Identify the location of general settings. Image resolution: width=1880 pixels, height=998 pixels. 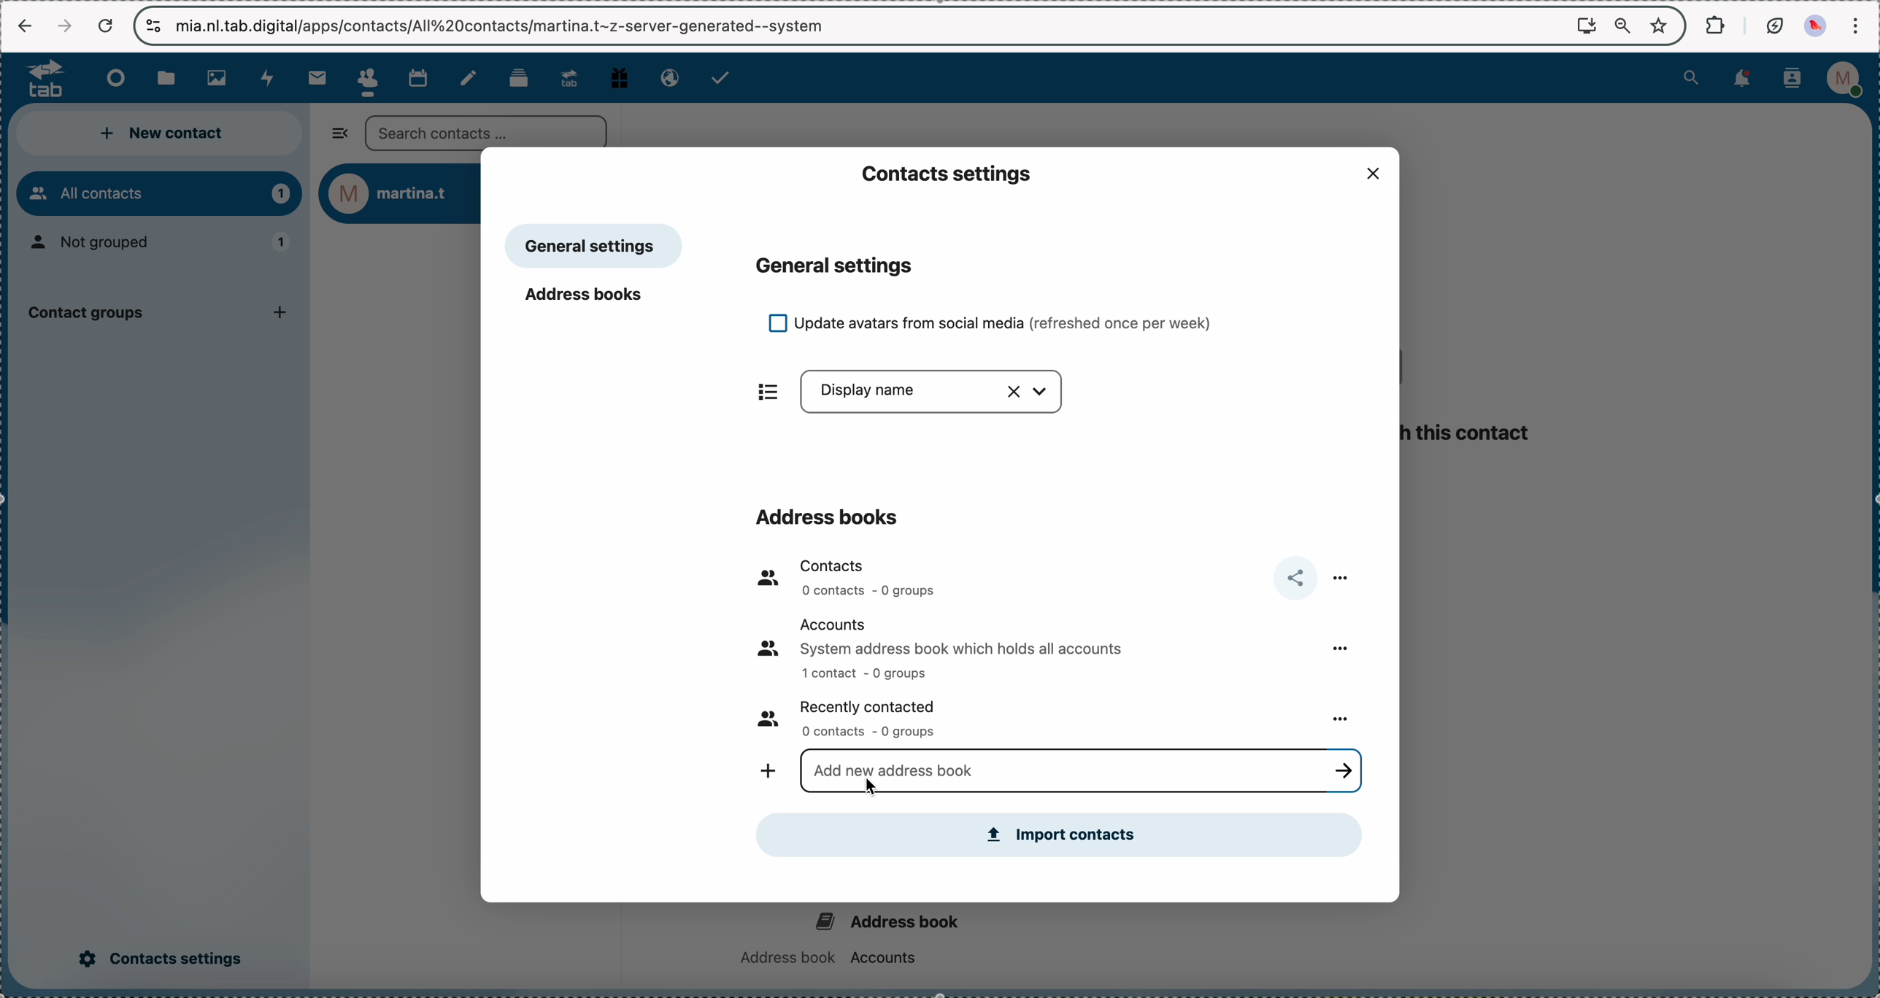
(594, 247).